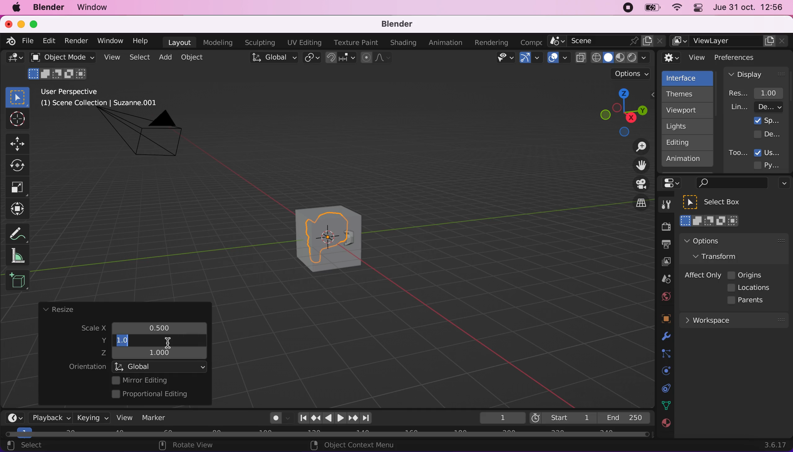 This screenshot has height=452, width=793. Describe the element at coordinates (662, 372) in the screenshot. I see `physics prompts` at that location.